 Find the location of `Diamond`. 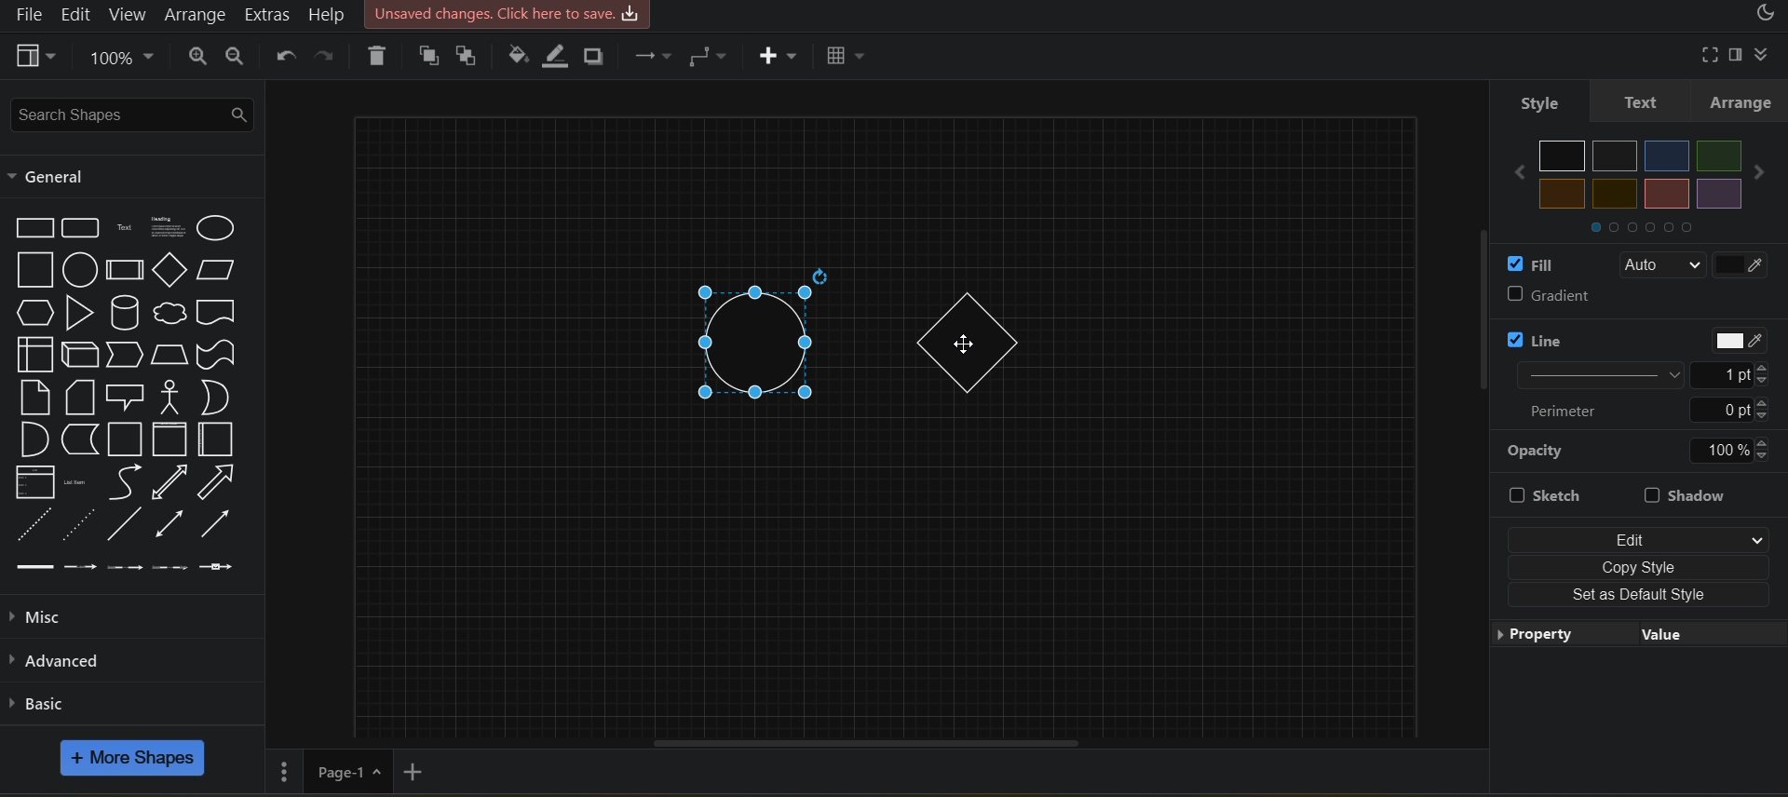

Diamond is located at coordinates (169, 269).